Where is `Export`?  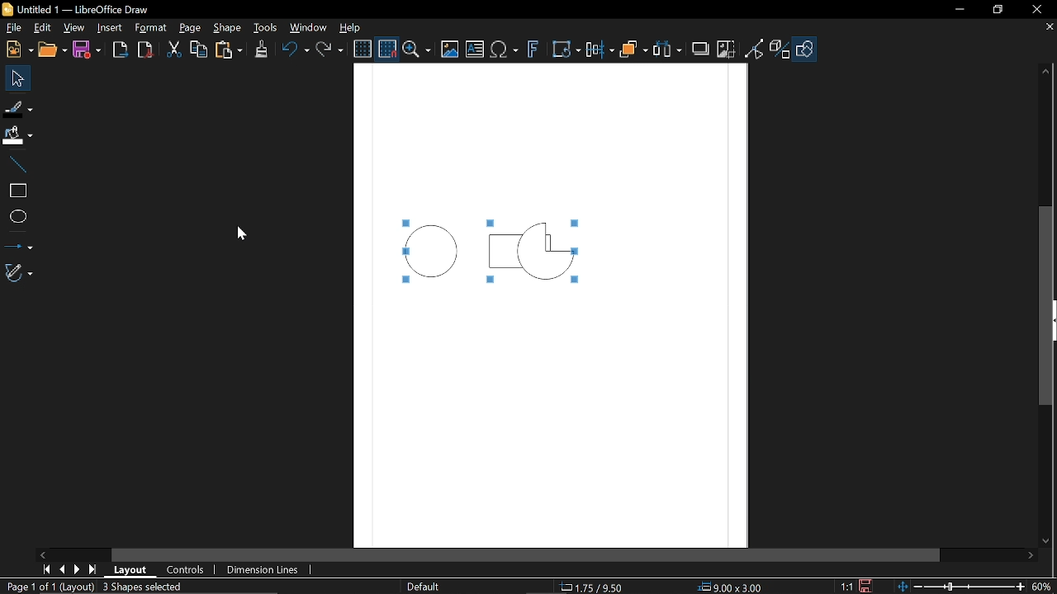 Export is located at coordinates (121, 49).